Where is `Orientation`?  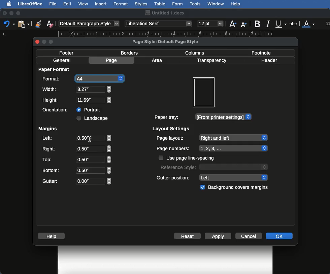
Orientation is located at coordinates (57, 110).